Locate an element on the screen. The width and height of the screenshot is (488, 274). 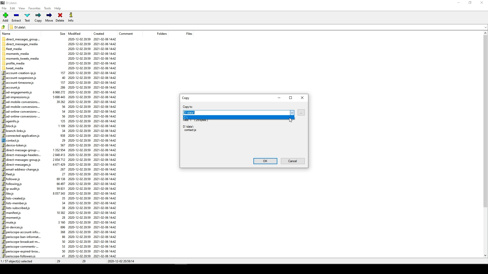
periscope-account-info is located at coordinates (23, 232).